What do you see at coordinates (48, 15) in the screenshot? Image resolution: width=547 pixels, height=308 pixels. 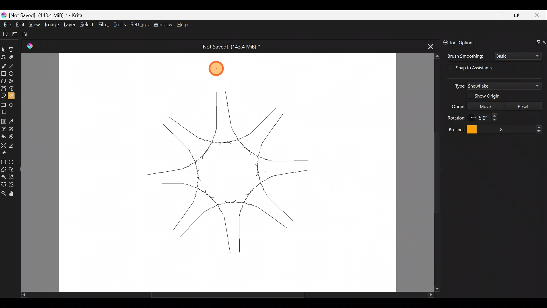 I see `Not Saved] (143.4 MiB) *` at bounding box center [48, 15].